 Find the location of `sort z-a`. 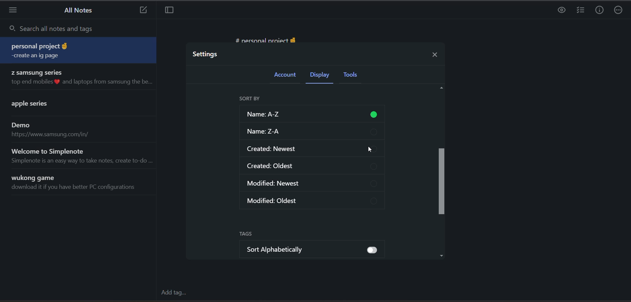

sort z-a is located at coordinates (315, 131).